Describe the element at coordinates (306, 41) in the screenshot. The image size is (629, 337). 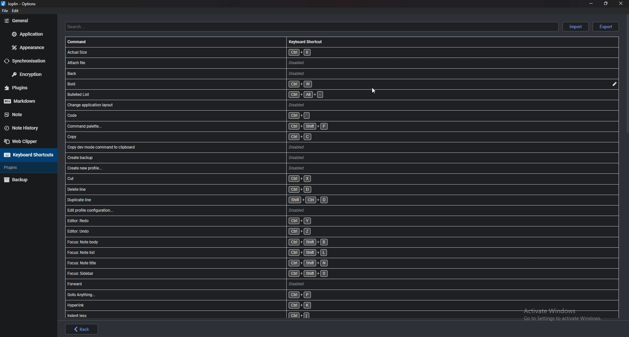
I see `Keyboard shortcuts` at that location.